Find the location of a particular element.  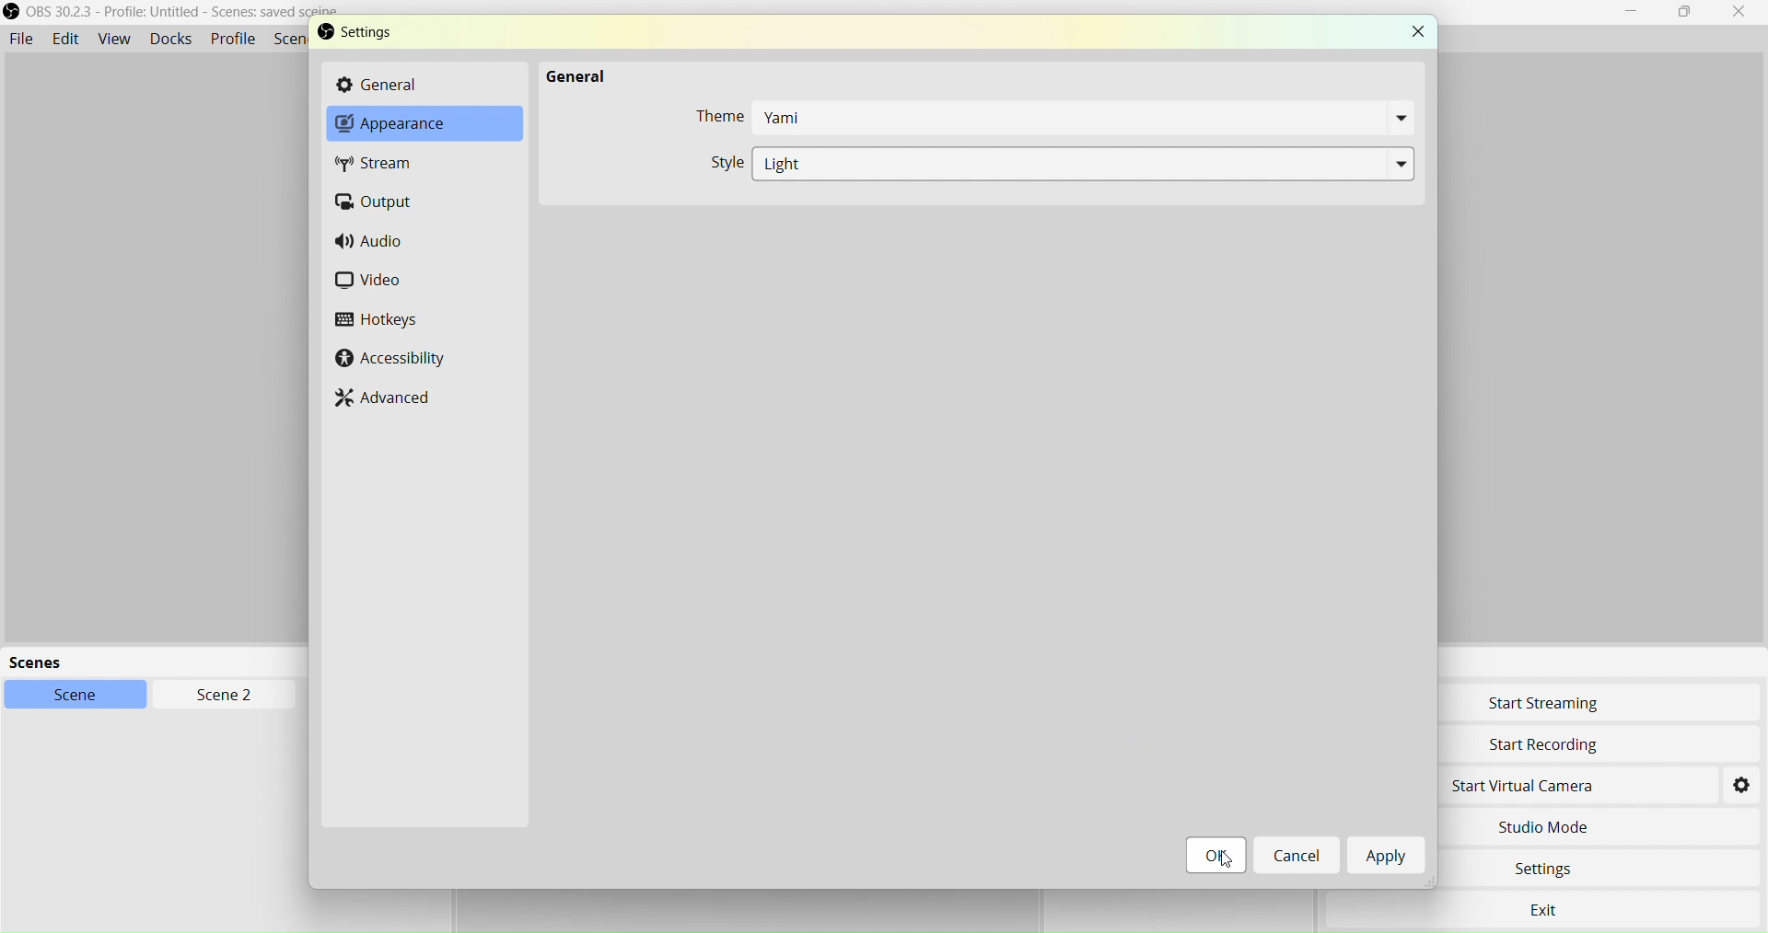

Hotkeys is located at coordinates (379, 322).